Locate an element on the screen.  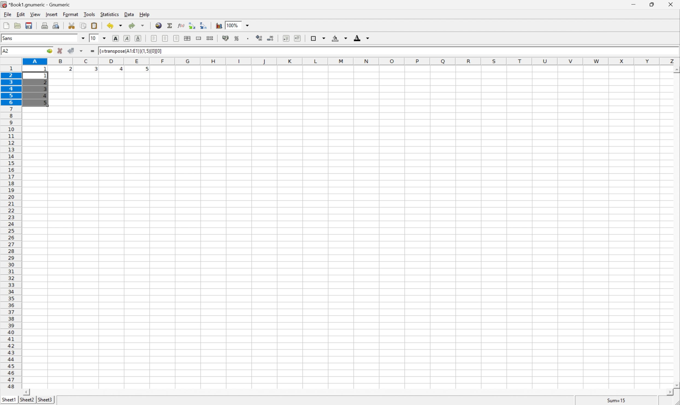
sheet1 is located at coordinates (8, 401).